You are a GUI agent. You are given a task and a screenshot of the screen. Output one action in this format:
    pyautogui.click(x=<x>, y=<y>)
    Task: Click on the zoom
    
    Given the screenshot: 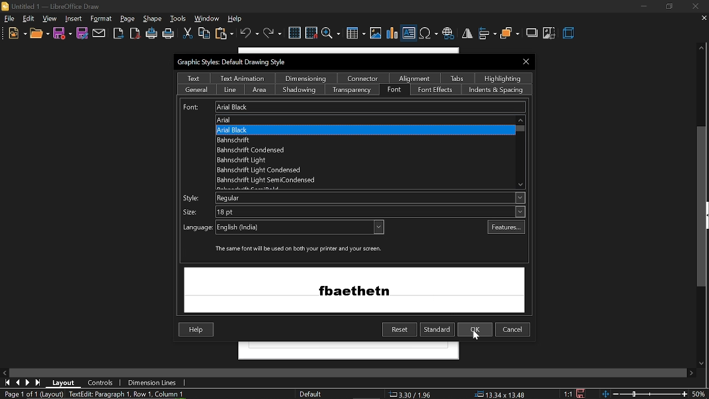 What is the action you would take?
    pyautogui.click(x=331, y=33)
    